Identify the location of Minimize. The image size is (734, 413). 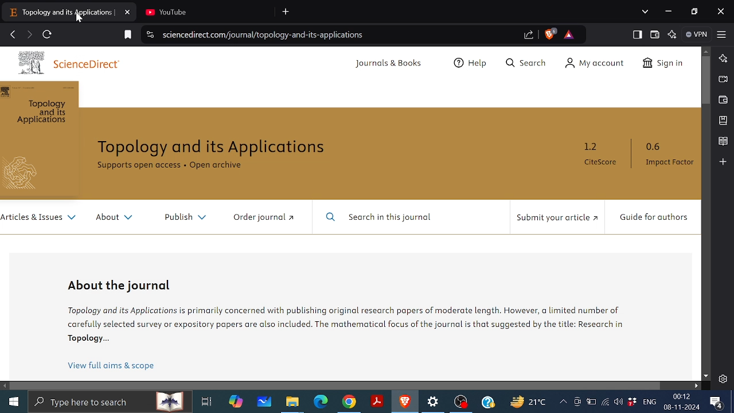
(667, 10).